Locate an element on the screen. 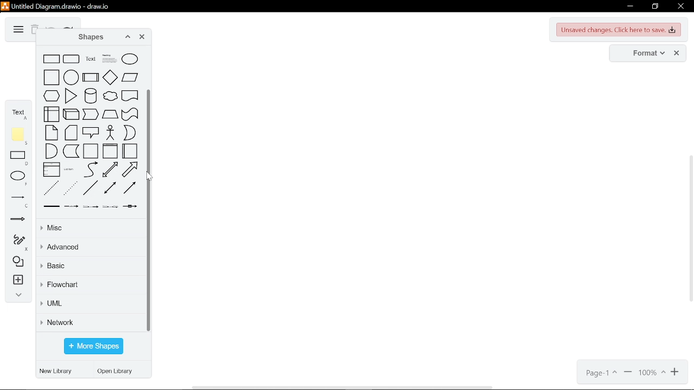 The image size is (694, 390). vertical scrollbar is located at coordinates (151, 210).